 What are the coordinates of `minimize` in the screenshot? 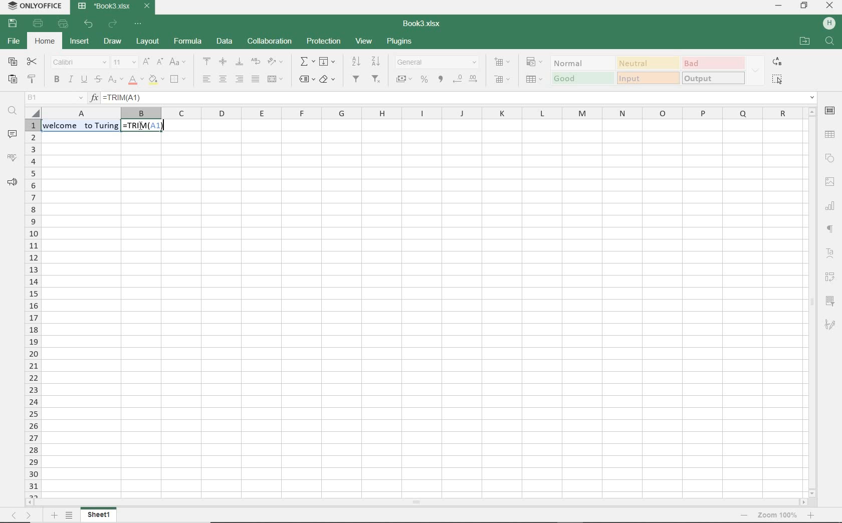 It's located at (778, 5).